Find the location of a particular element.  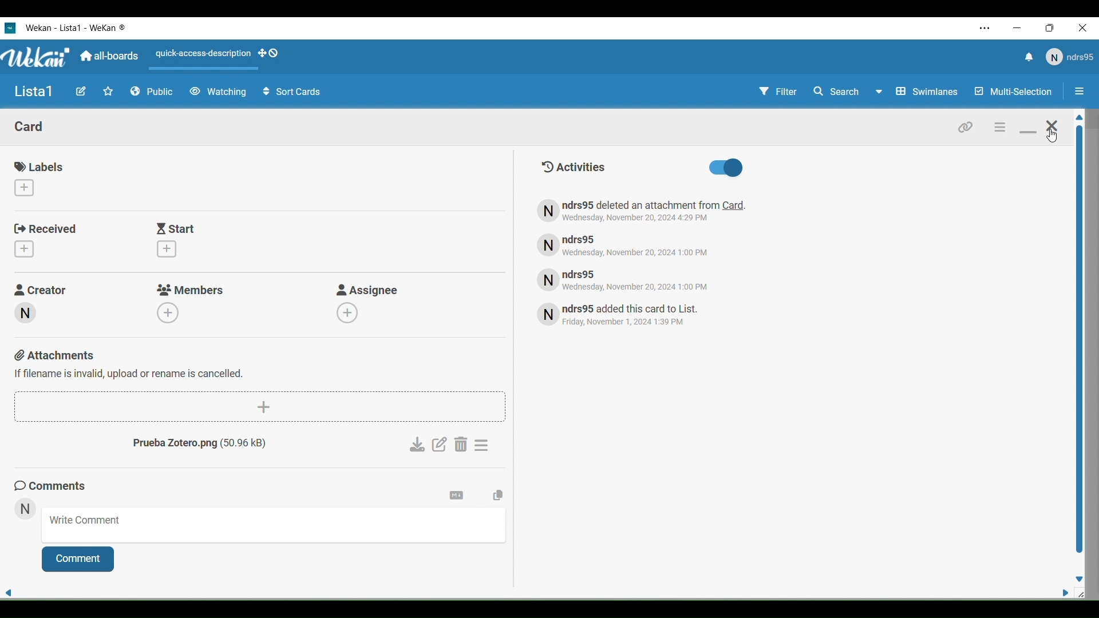

Text is located at coordinates (631, 316).